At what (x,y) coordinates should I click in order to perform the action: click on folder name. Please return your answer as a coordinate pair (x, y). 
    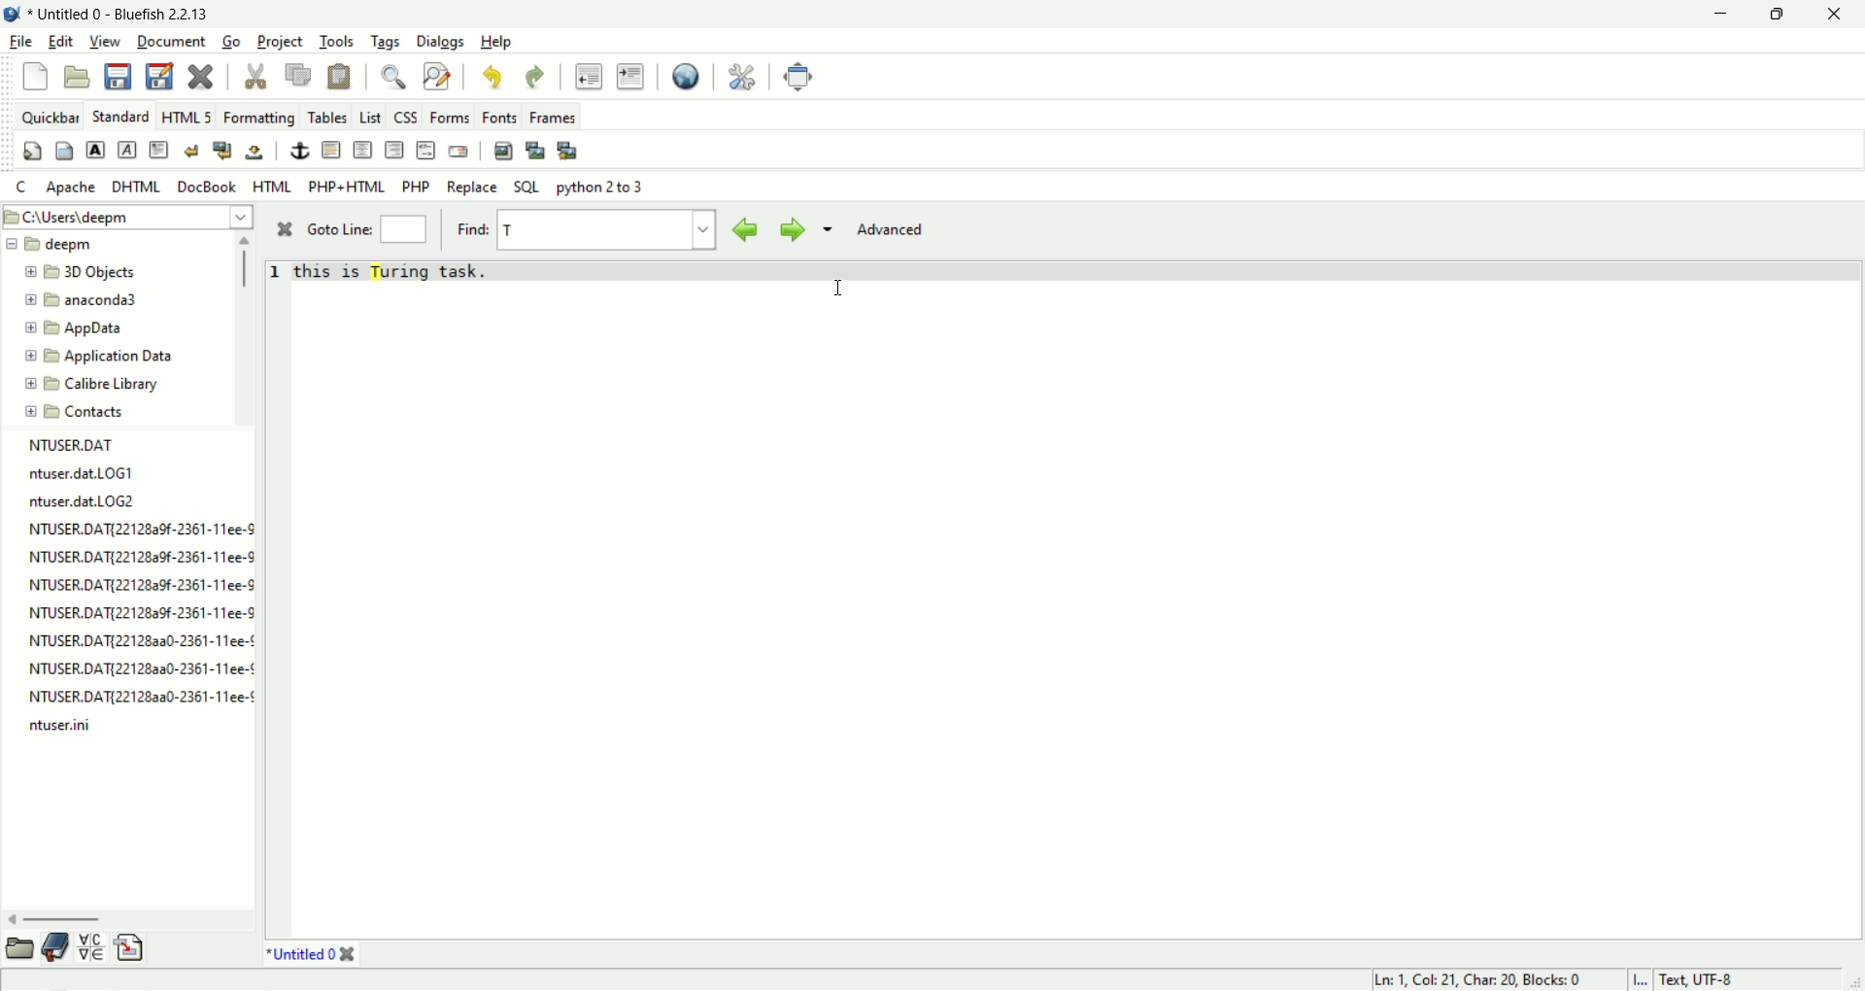
    Looking at the image, I should click on (89, 274).